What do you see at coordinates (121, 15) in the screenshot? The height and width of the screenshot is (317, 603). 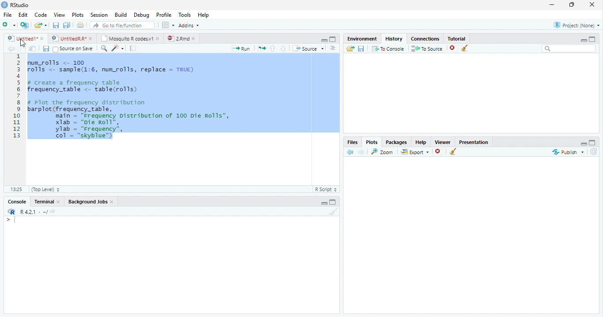 I see `Build` at bounding box center [121, 15].